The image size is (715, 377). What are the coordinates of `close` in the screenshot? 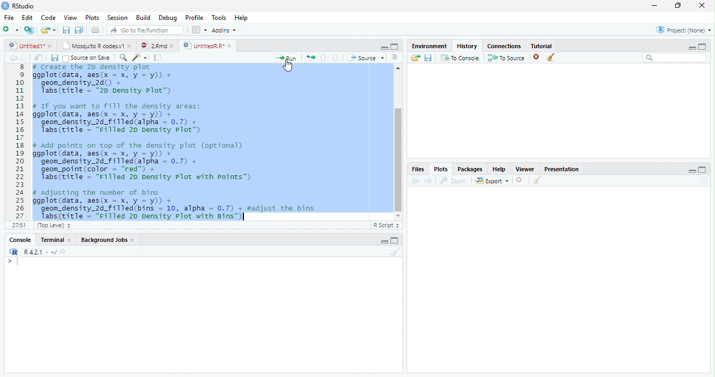 It's located at (131, 46).